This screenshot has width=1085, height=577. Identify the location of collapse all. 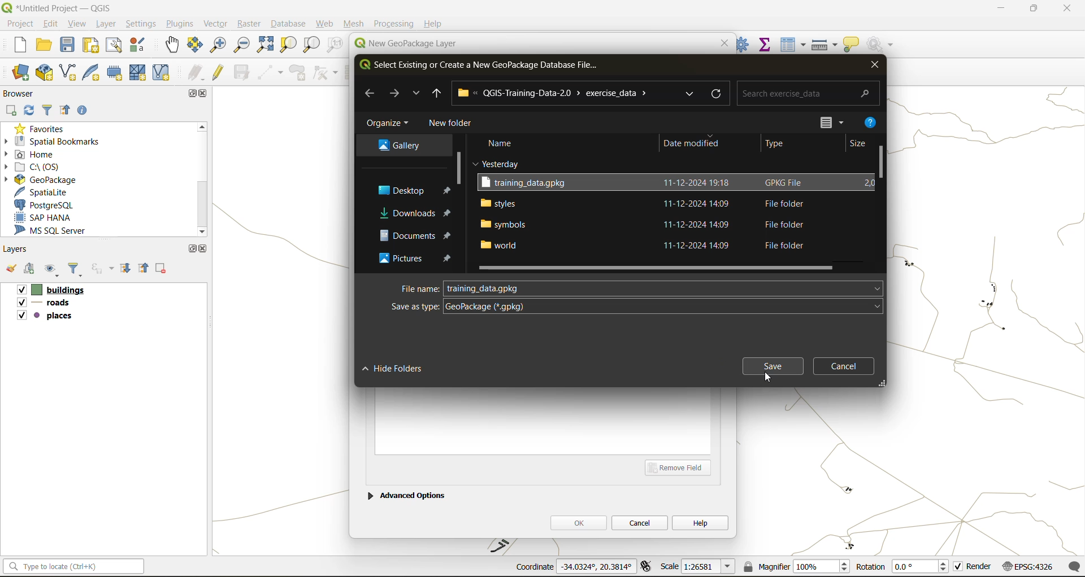
(68, 111).